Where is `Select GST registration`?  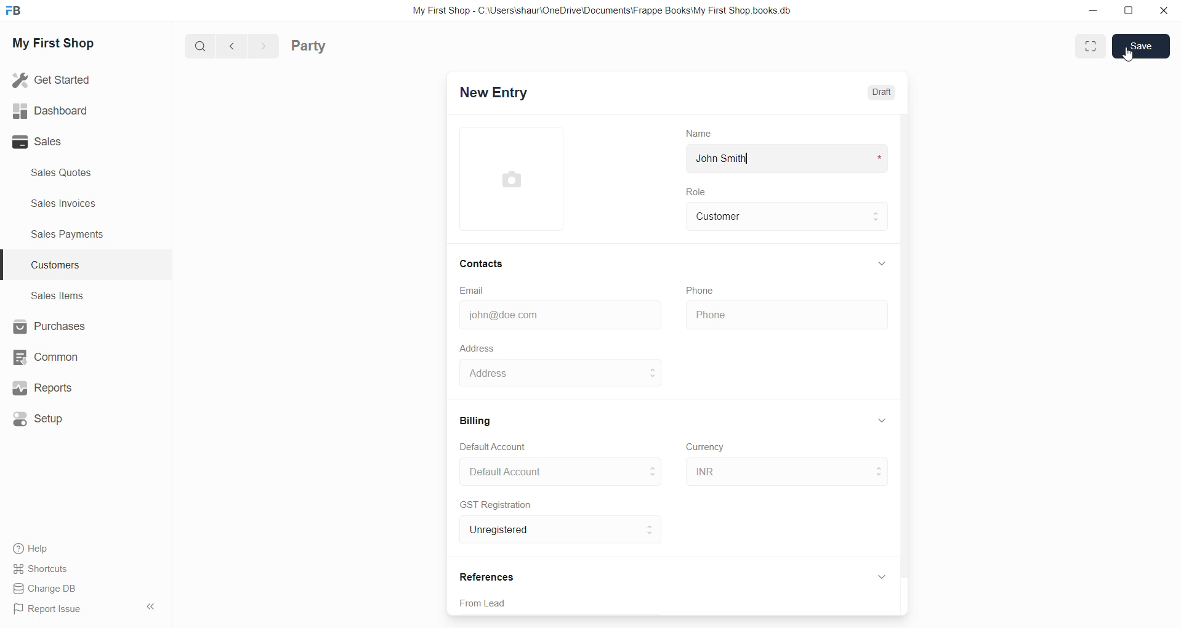 Select GST registration is located at coordinates (541, 530).